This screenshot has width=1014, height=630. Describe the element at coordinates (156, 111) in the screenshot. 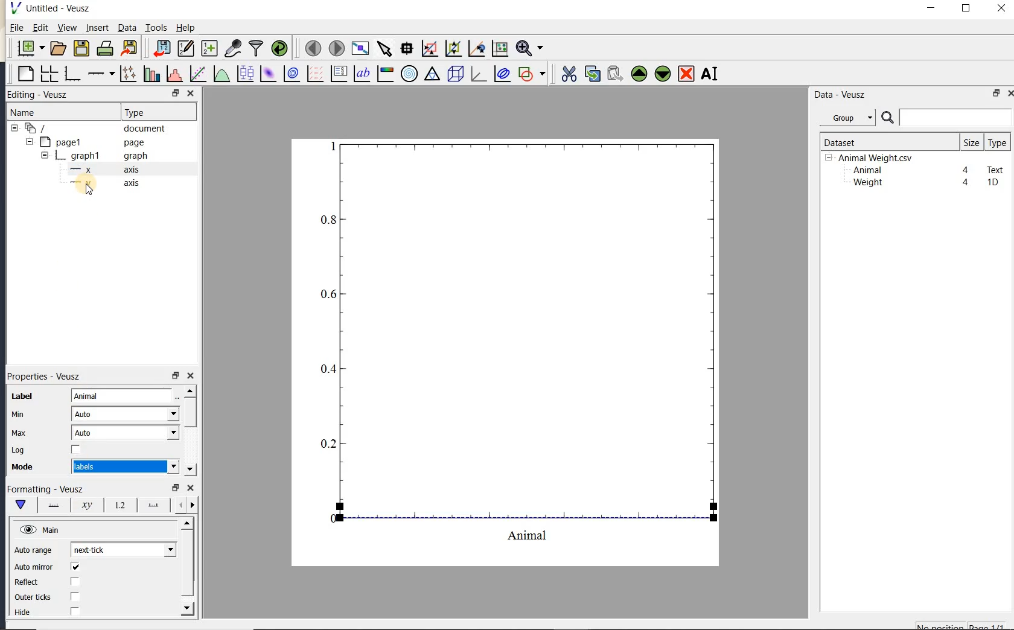

I see `Type` at that location.